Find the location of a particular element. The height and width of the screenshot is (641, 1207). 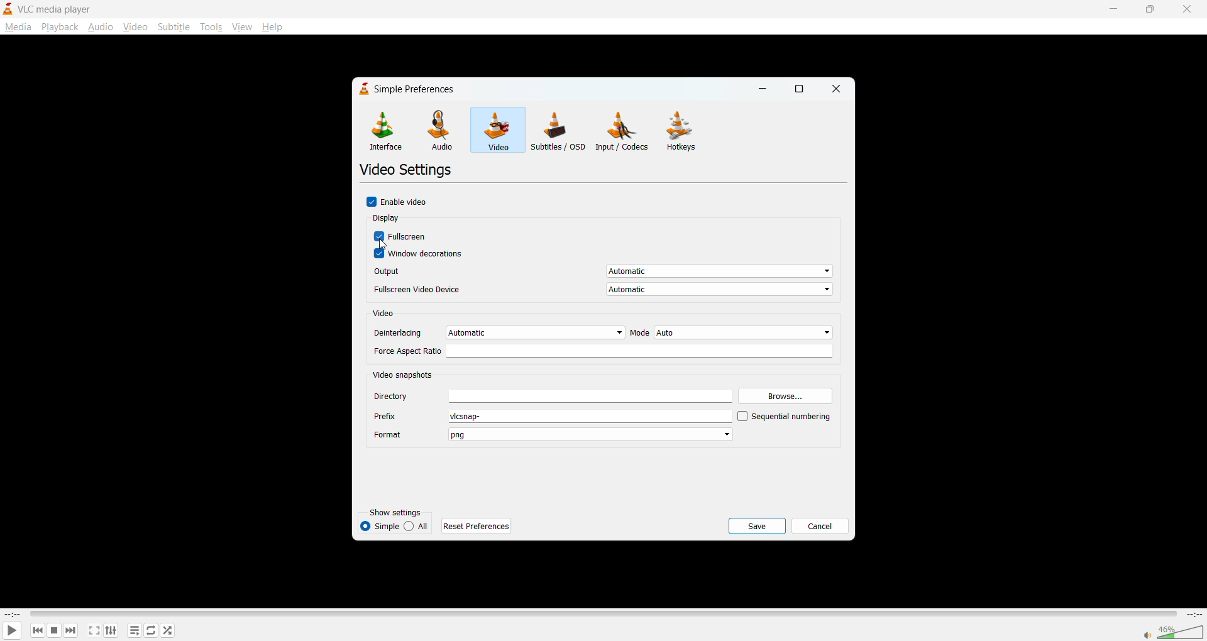

reset preferences is located at coordinates (478, 525).